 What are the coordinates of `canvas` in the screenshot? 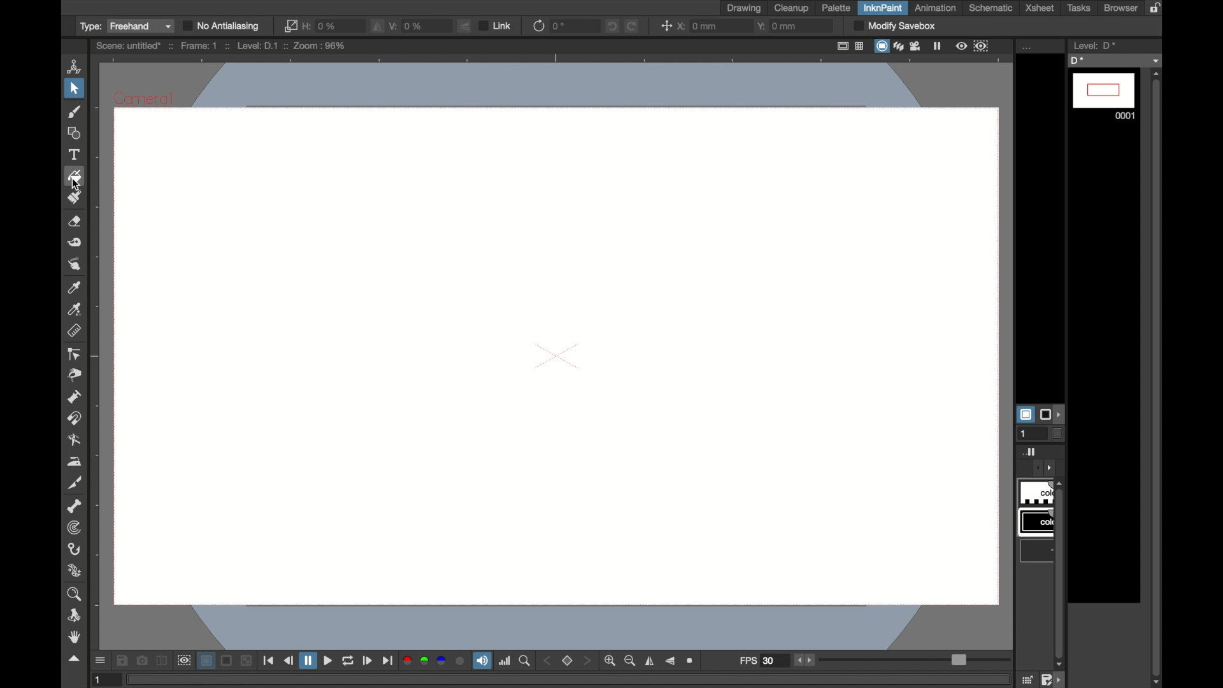 It's located at (553, 356).